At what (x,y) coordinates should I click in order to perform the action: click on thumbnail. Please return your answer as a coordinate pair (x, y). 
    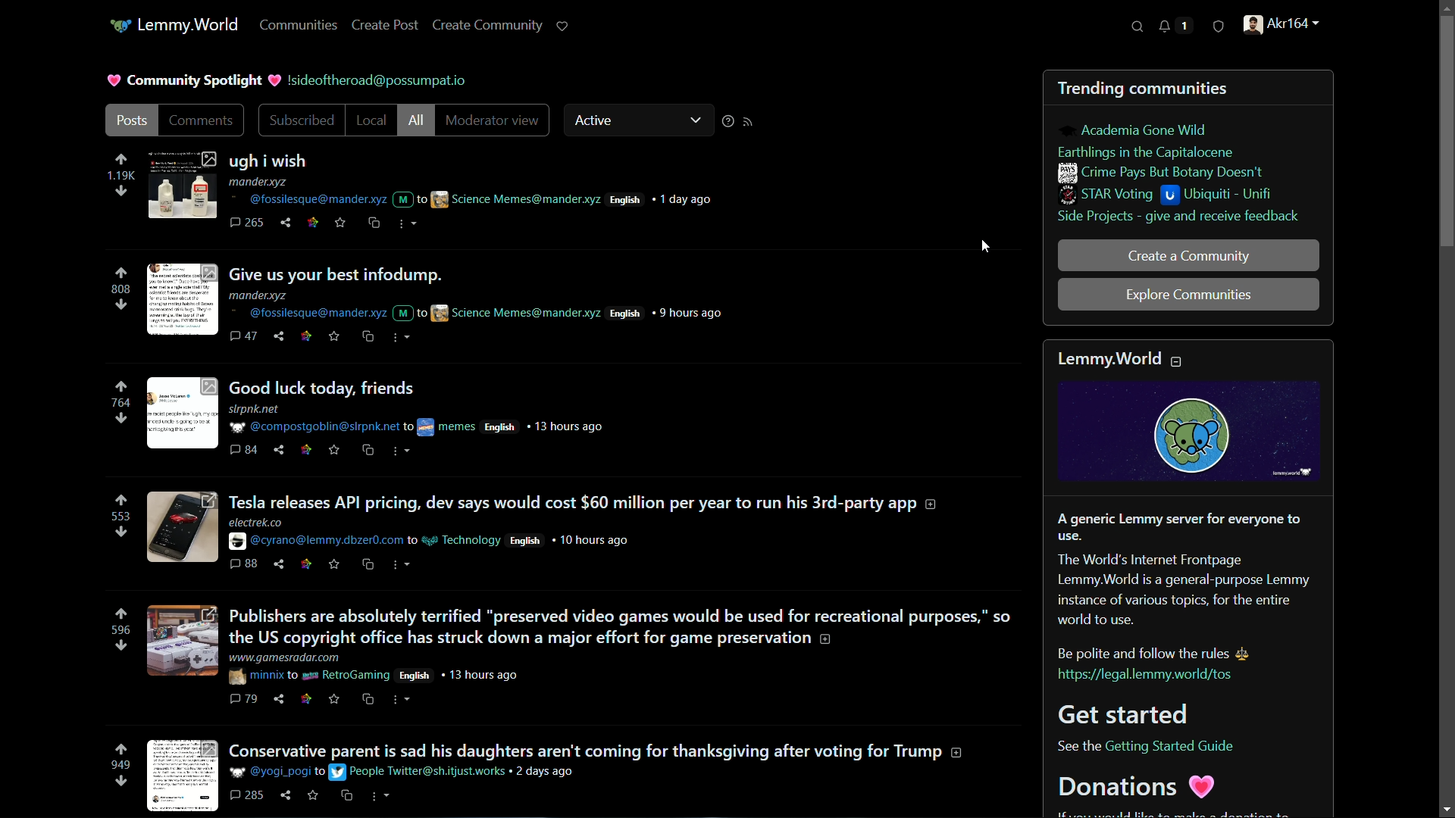
    Looking at the image, I should click on (180, 642).